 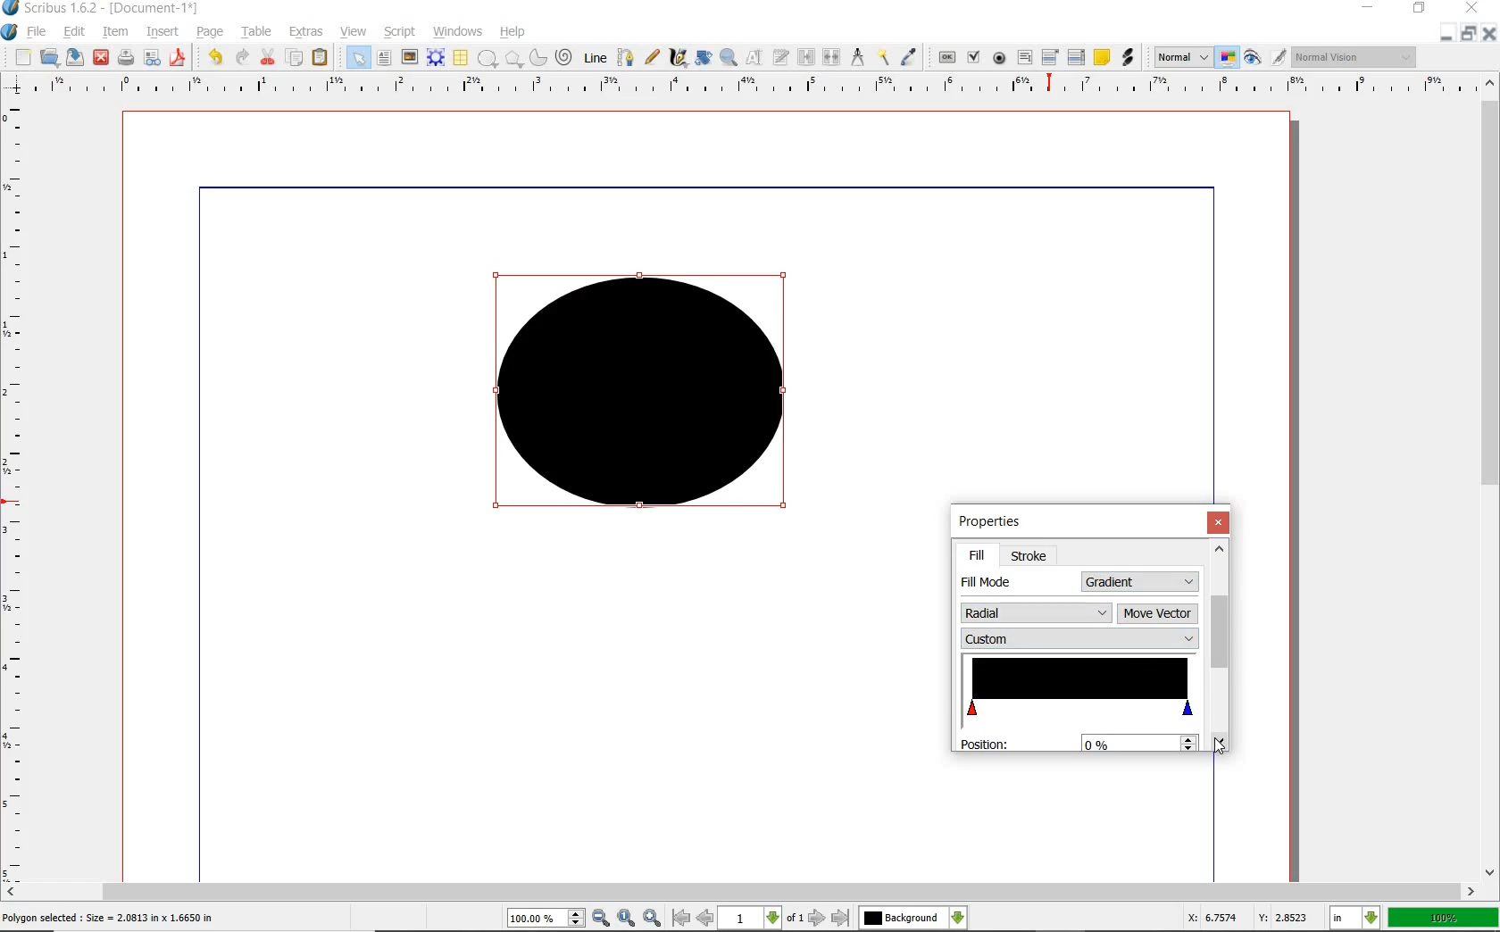 What do you see at coordinates (22, 57) in the screenshot?
I see `NEW` at bounding box center [22, 57].